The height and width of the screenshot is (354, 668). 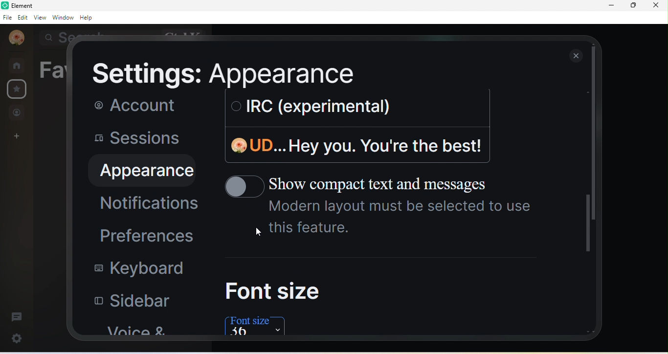 What do you see at coordinates (611, 6) in the screenshot?
I see `minimize` at bounding box center [611, 6].